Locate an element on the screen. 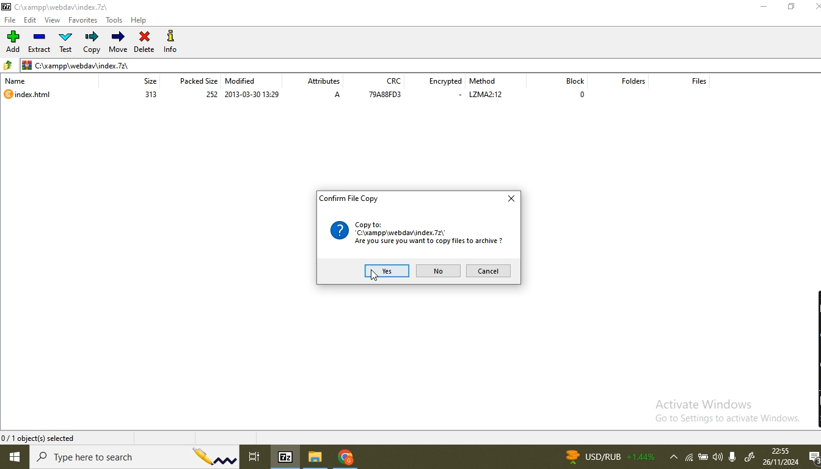 This screenshot has width=821, height=469. extract is located at coordinates (40, 43).